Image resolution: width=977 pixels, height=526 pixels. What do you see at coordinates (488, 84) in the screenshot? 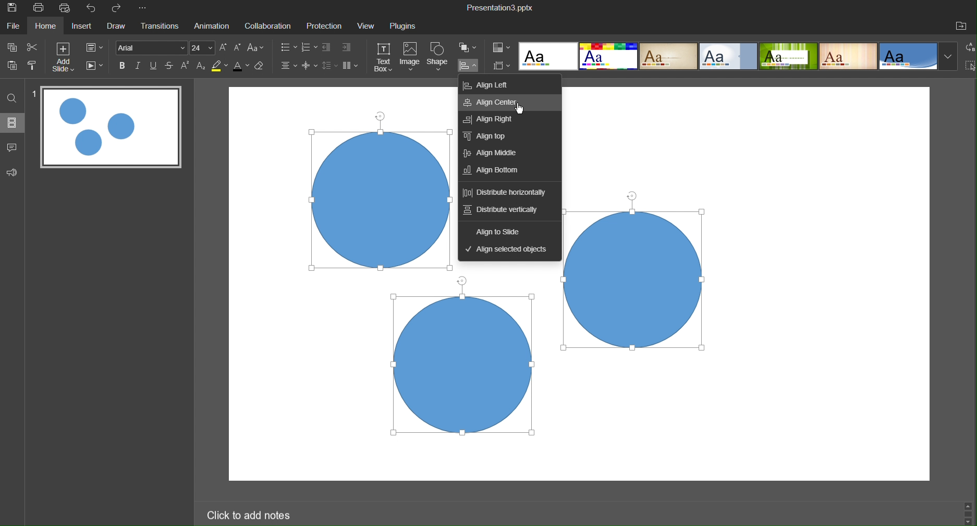
I see `Align Left` at bounding box center [488, 84].